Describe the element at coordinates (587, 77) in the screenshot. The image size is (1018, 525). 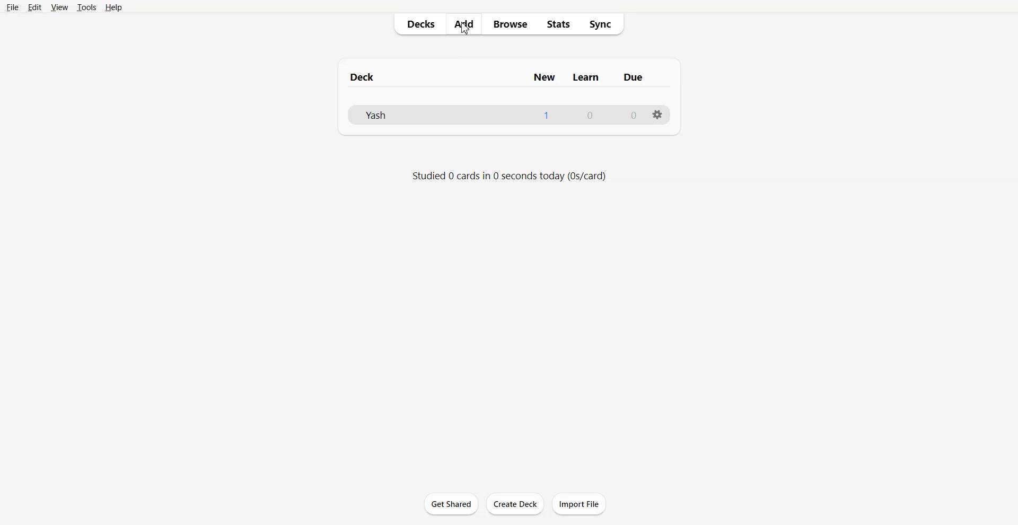
I see `learn ` at that location.